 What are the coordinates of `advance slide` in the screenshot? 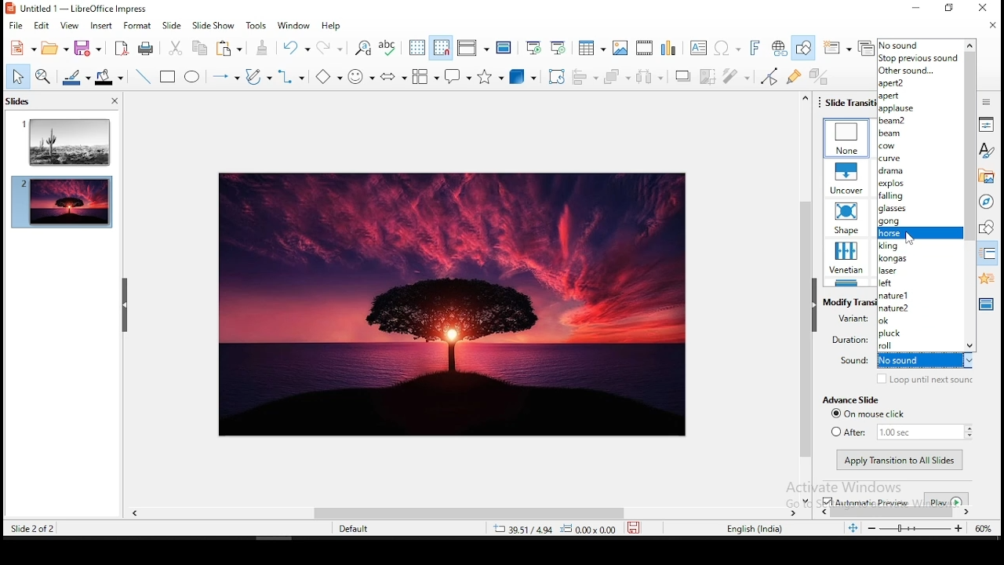 It's located at (849, 400).